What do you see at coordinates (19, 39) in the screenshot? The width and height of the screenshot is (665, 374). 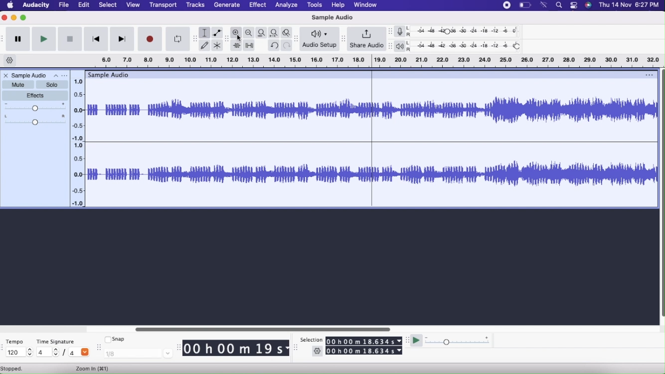 I see `Pause` at bounding box center [19, 39].